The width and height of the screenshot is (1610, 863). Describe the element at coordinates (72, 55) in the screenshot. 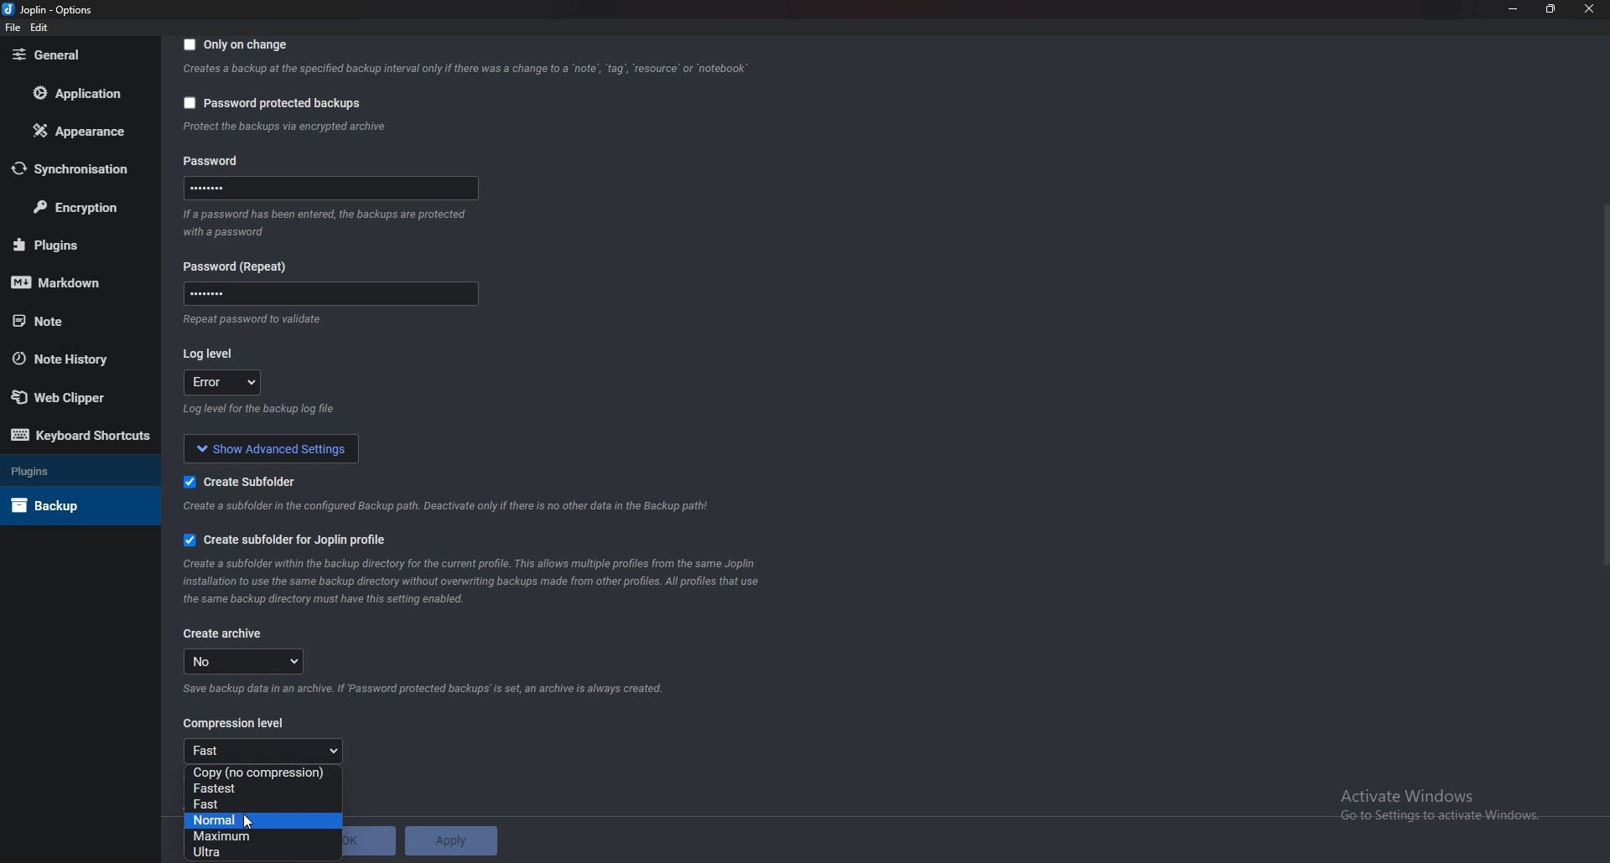

I see `general` at that location.